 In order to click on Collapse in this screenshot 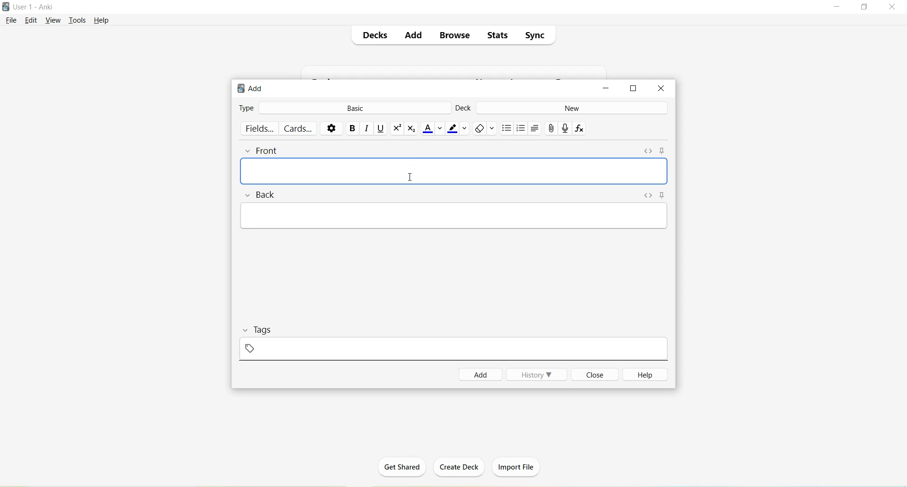, I will do `click(247, 330)`.